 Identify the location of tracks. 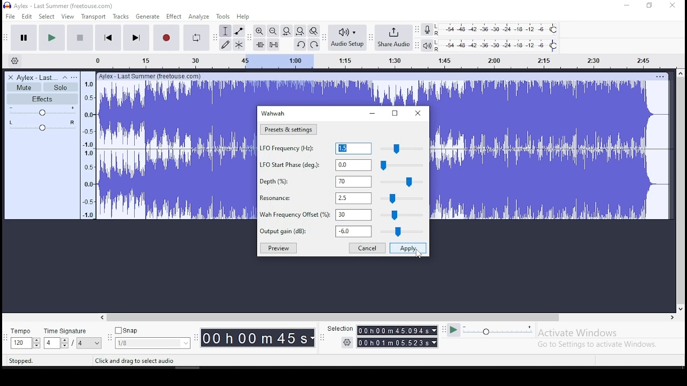
(121, 17).